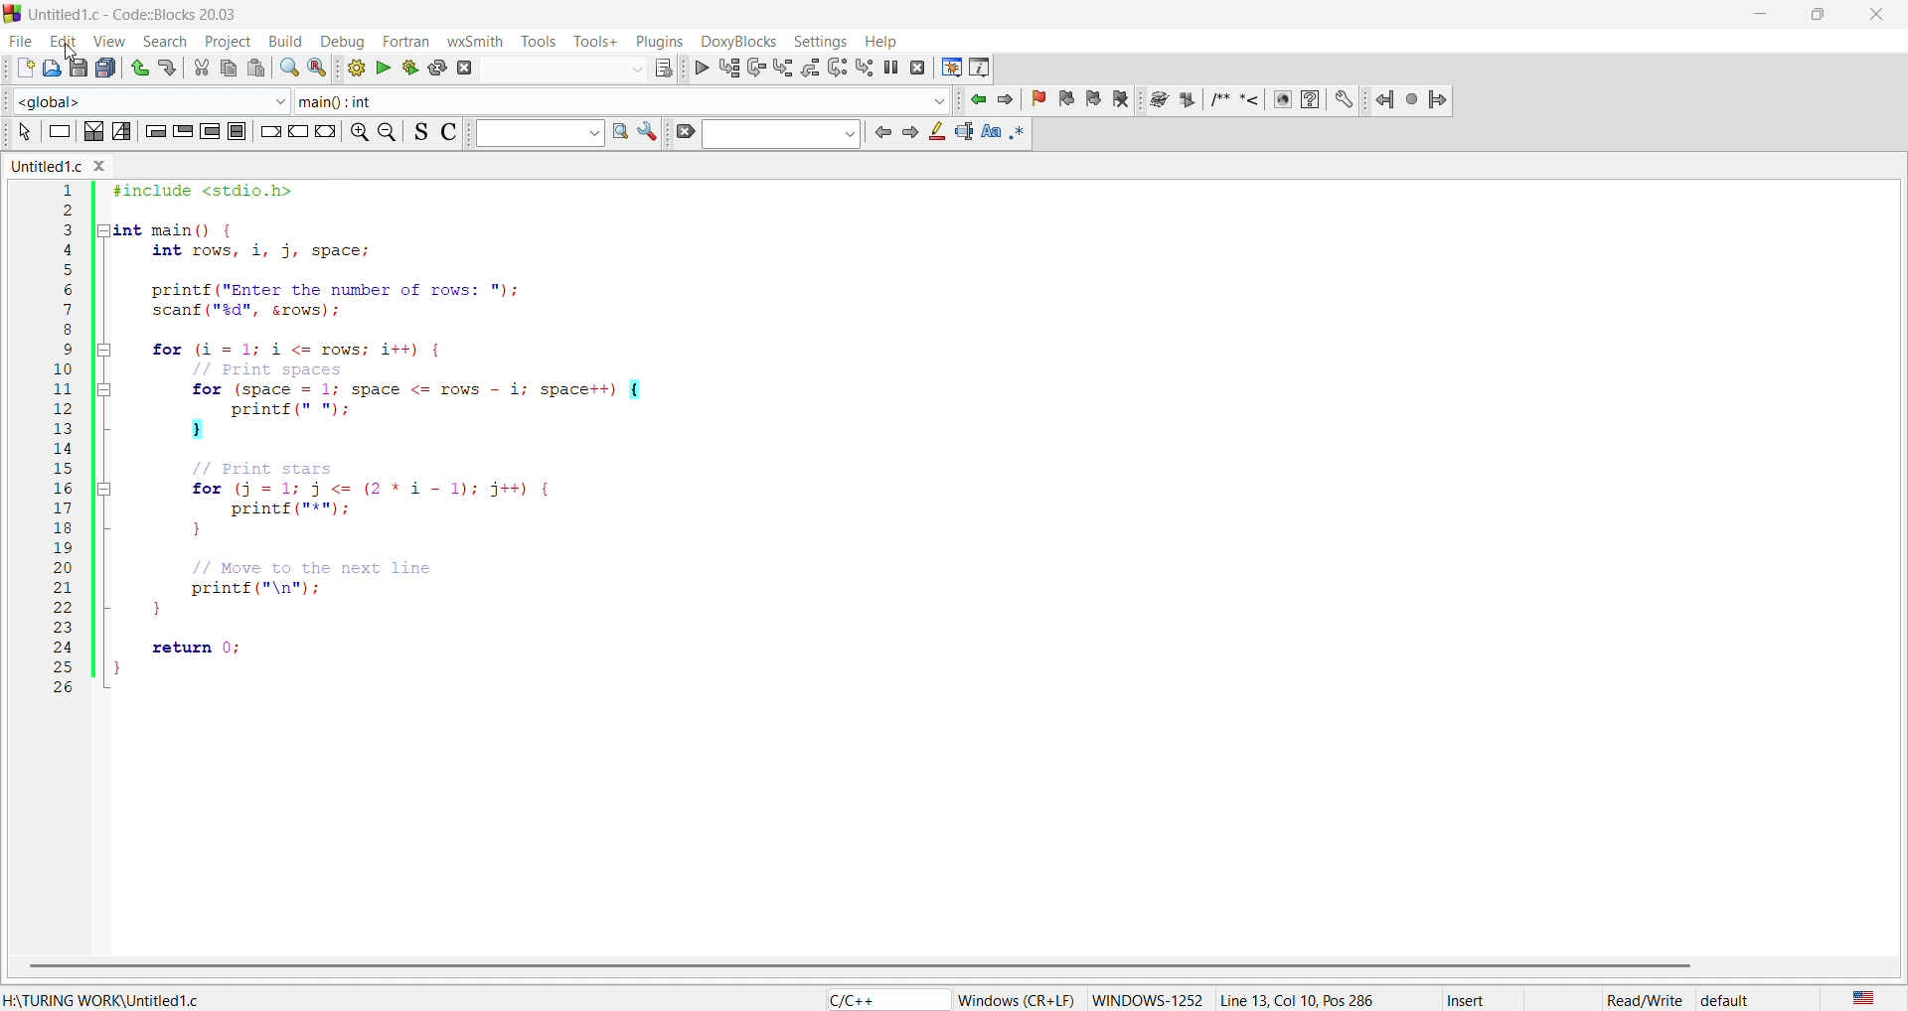 The width and height of the screenshot is (1908, 1011). Describe the element at coordinates (72, 168) in the screenshot. I see `untitled.c window name` at that location.